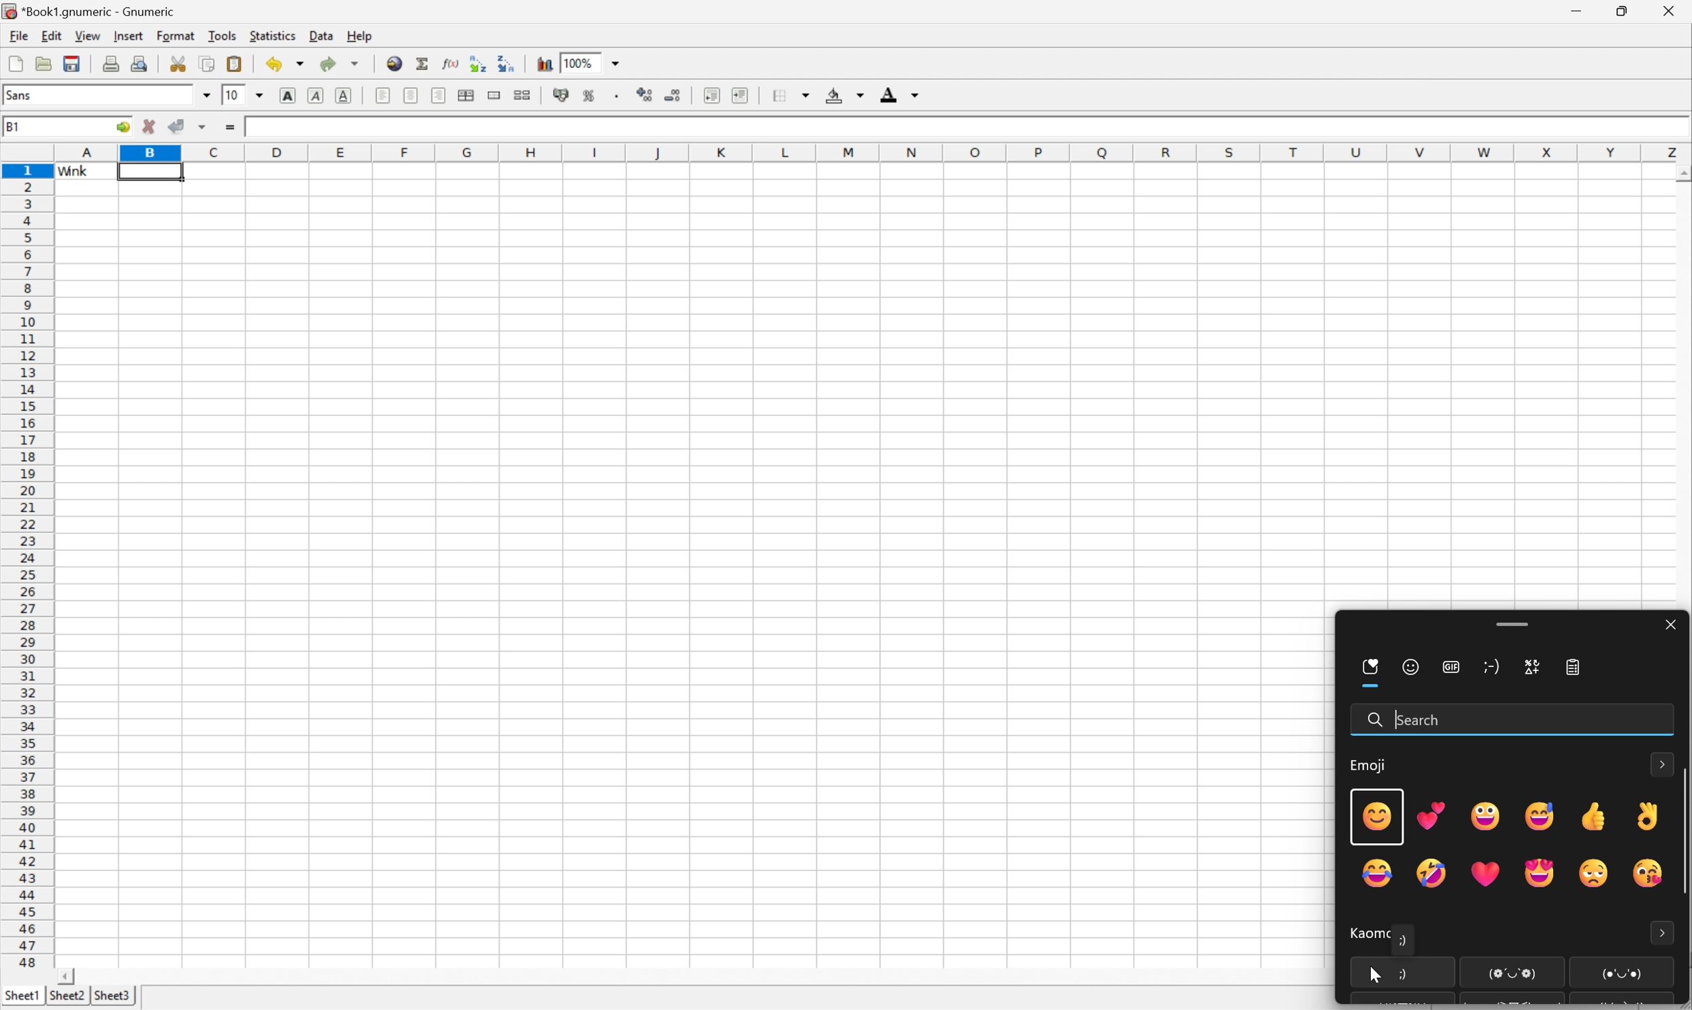 The width and height of the screenshot is (1692, 1010). I want to click on file, so click(18, 35).